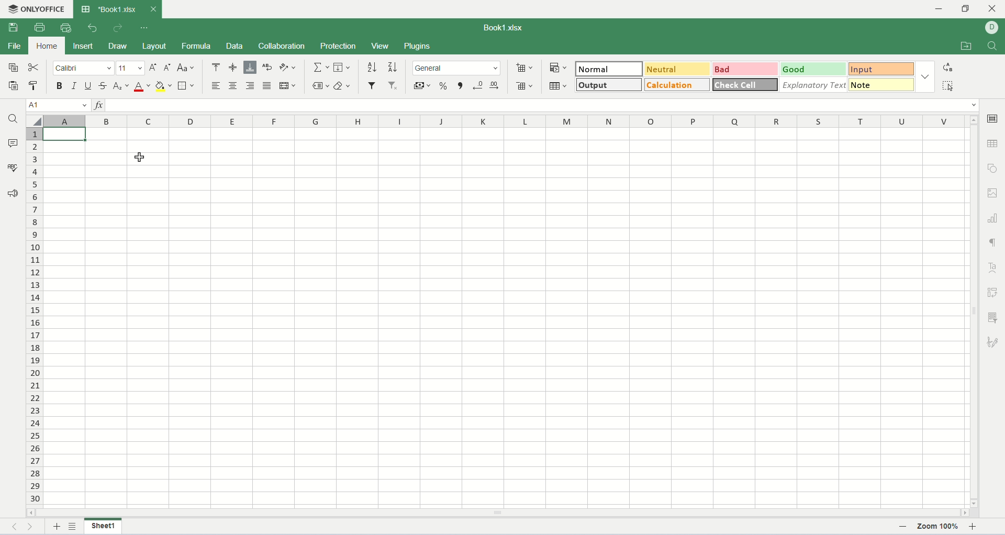 Image resolution: width=1005 pixels, height=535 pixels. I want to click on number format, so click(457, 68).